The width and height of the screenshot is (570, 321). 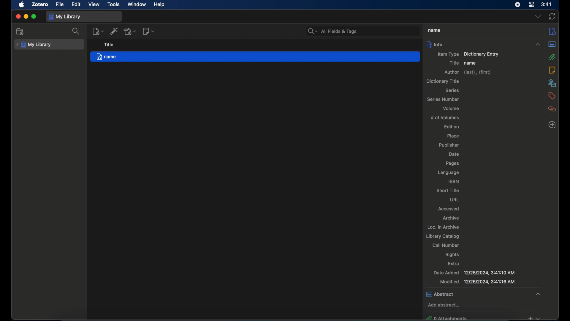 I want to click on all fields & tags, so click(x=333, y=31).